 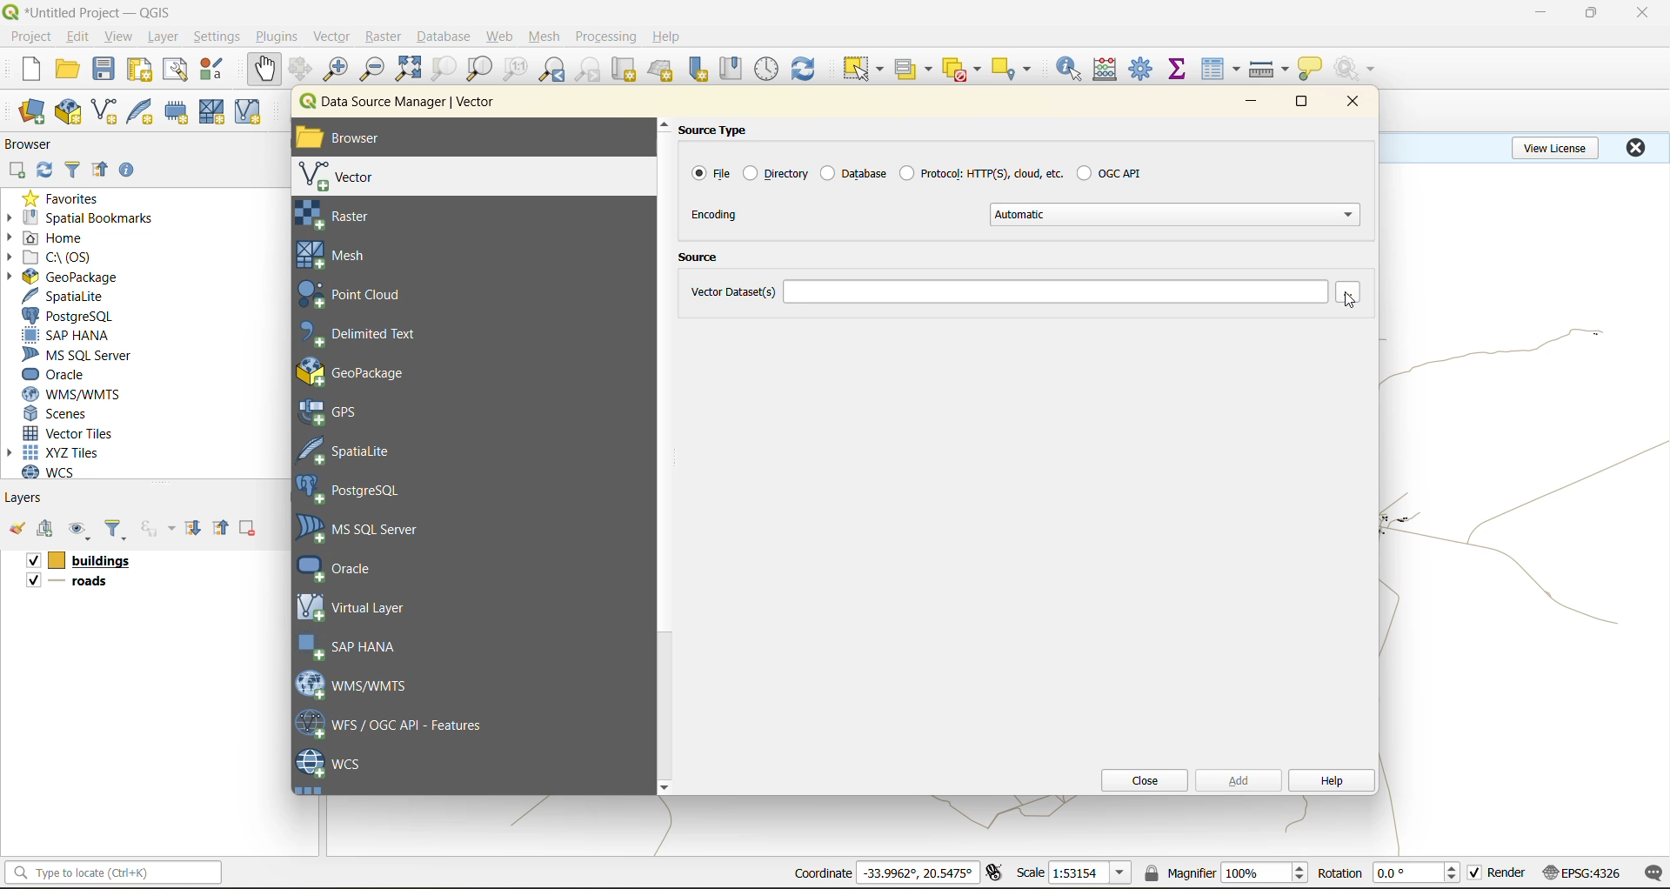 I want to click on minimize, so click(x=1251, y=103).